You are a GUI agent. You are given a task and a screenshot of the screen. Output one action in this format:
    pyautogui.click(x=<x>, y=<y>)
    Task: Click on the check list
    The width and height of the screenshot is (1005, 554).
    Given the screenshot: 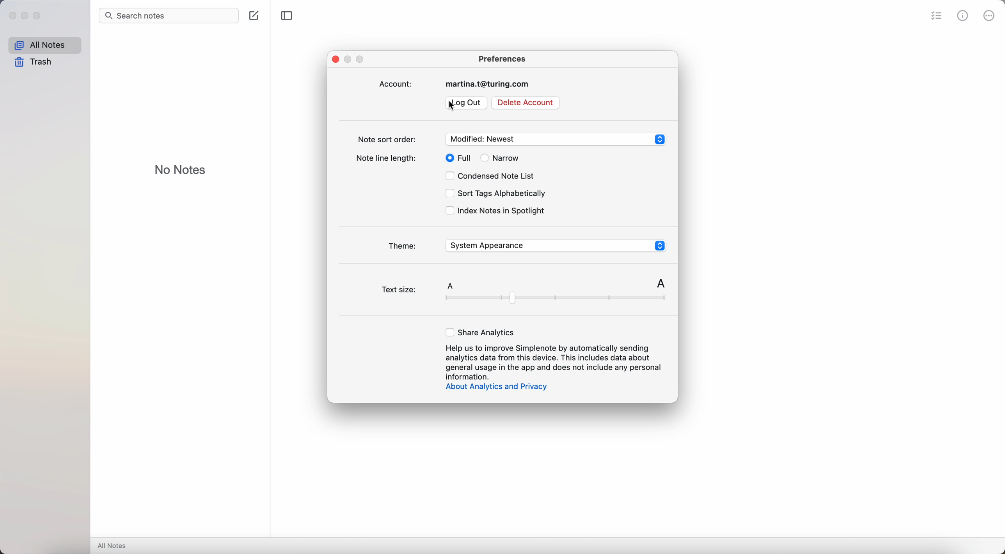 What is the action you would take?
    pyautogui.click(x=934, y=16)
    